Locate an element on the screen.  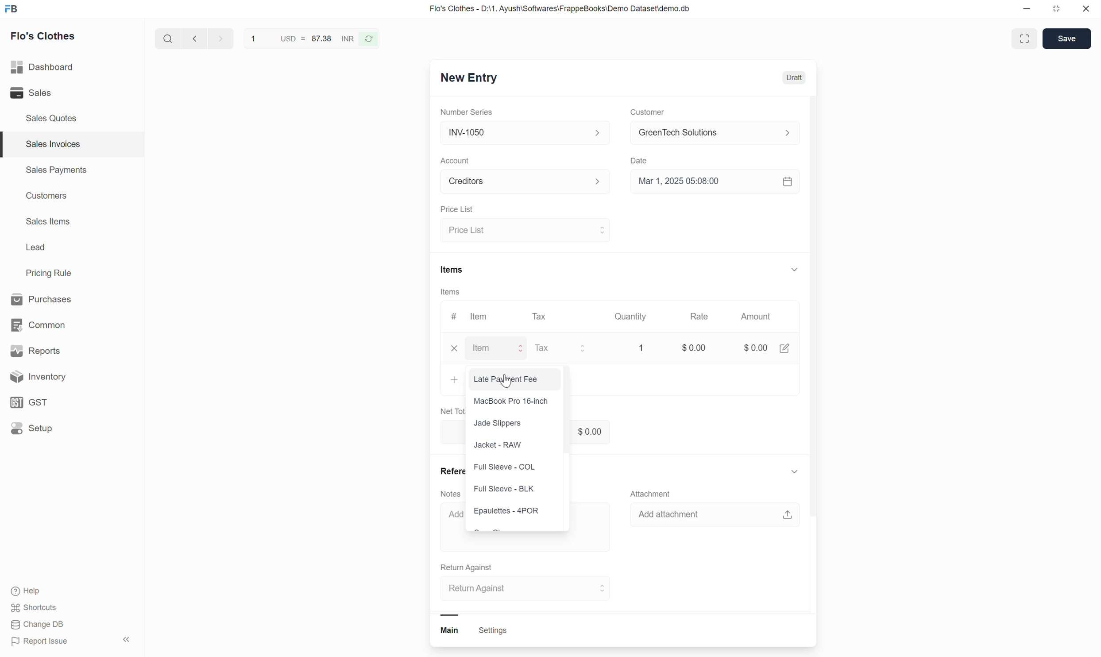
resize  is located at coordinates (1060, 11).